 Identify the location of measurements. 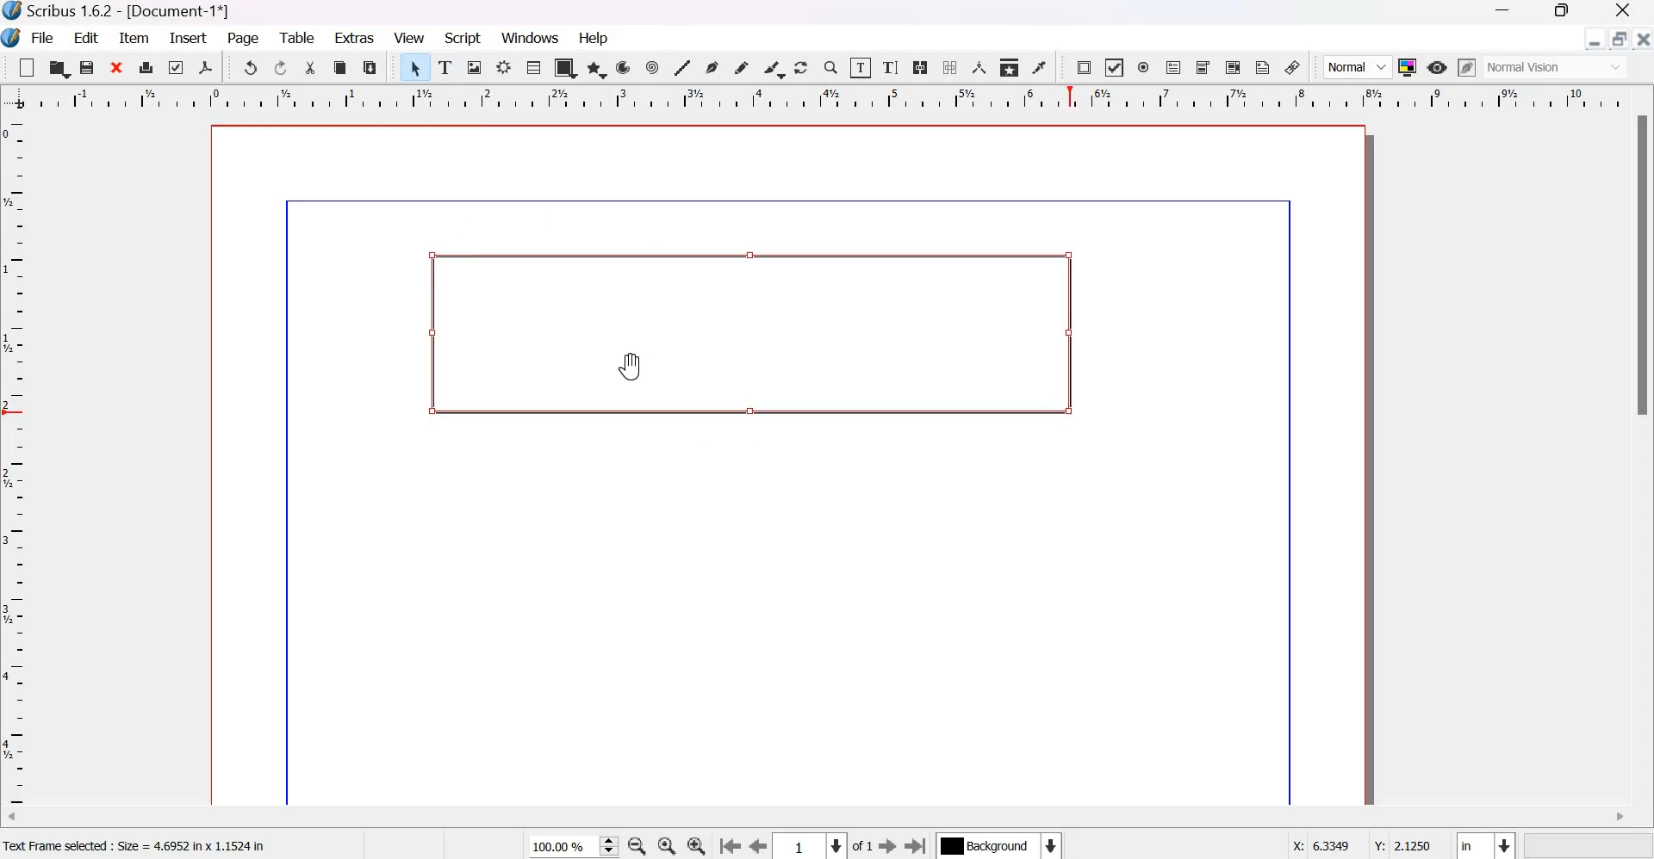
(979, 67).